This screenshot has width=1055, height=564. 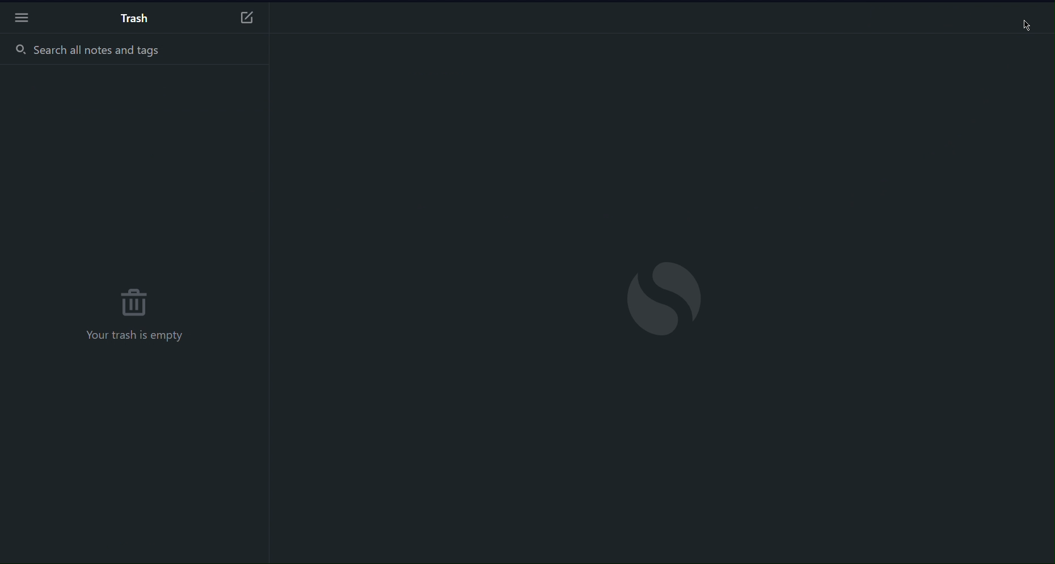 What do you see at coordinates (136, 19) in the screenshot?
I see `Trash` at bounding box center [136, 19].